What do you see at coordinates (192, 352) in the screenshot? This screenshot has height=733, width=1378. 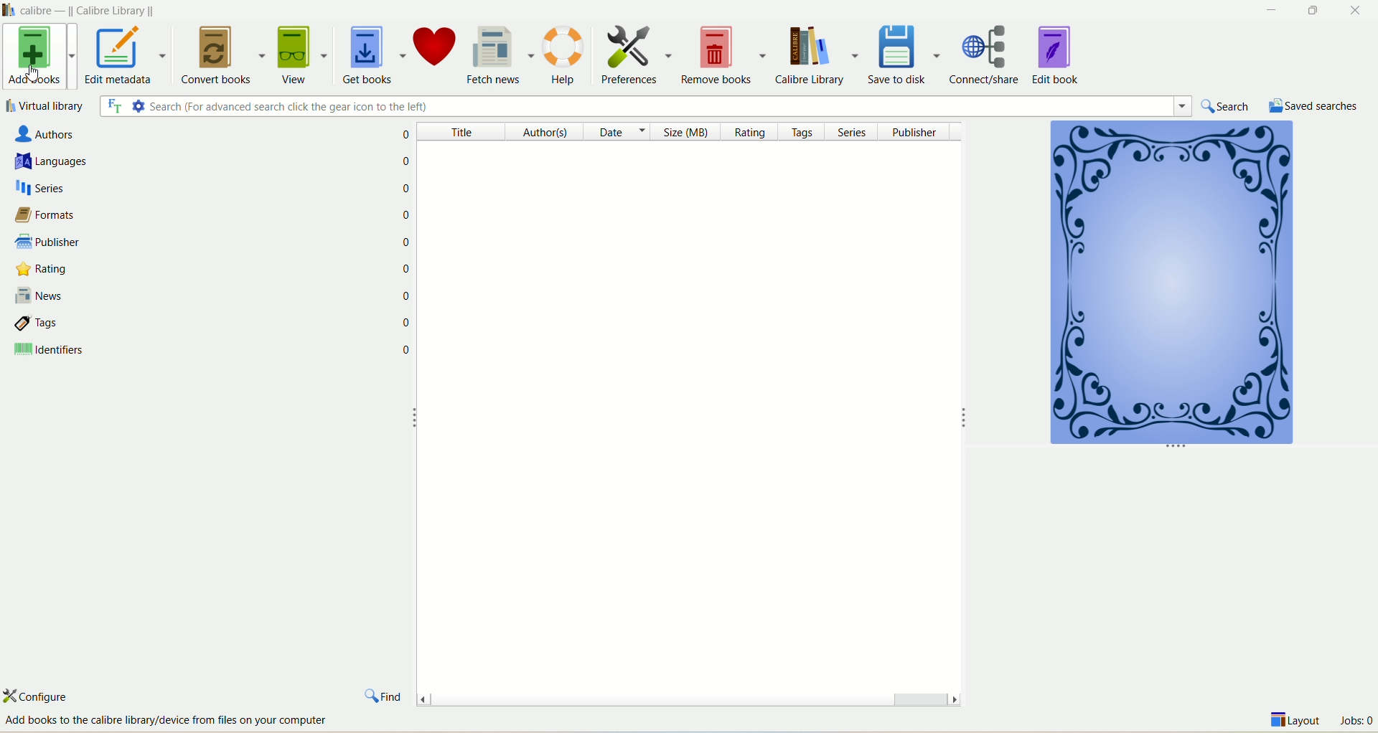 I see `identifiers` at bounding box center [192, 352].